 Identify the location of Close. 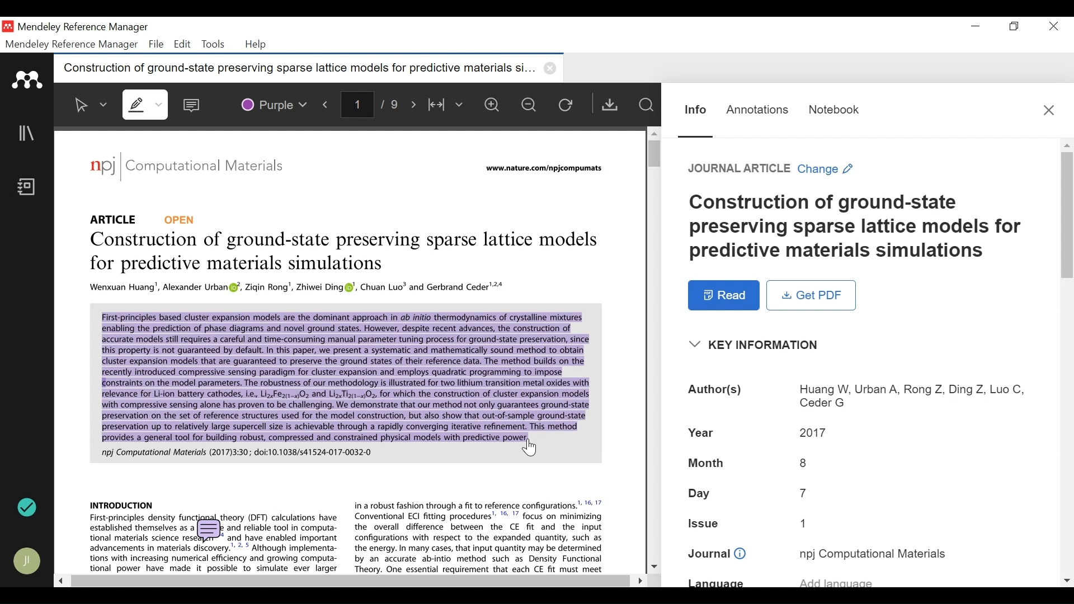
(1051, 26).